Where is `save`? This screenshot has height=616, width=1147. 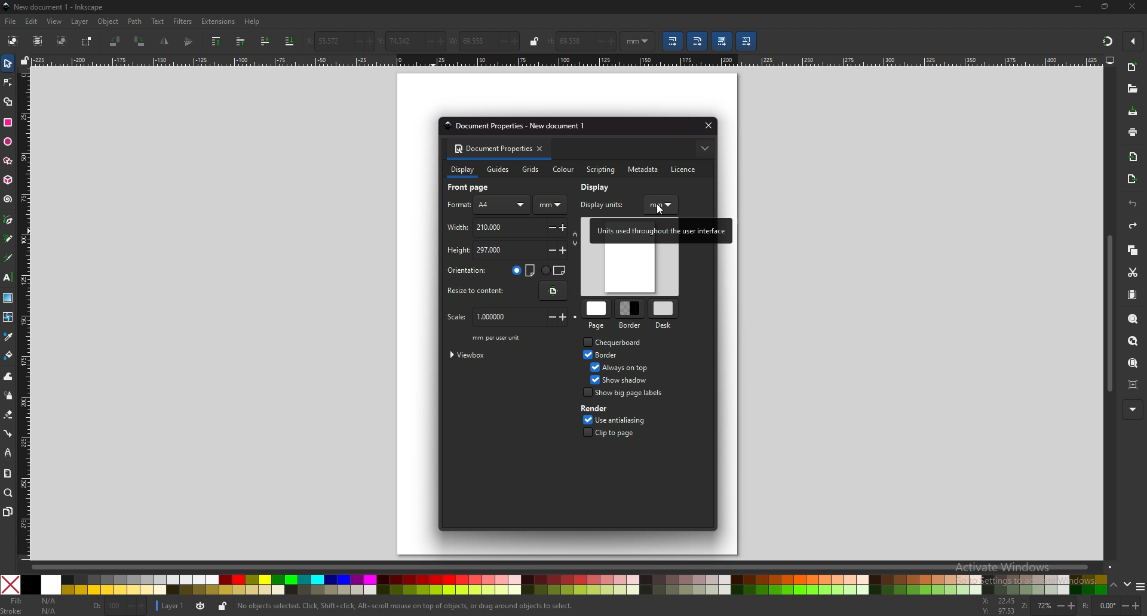
save is located at coordinates (1133, 111).